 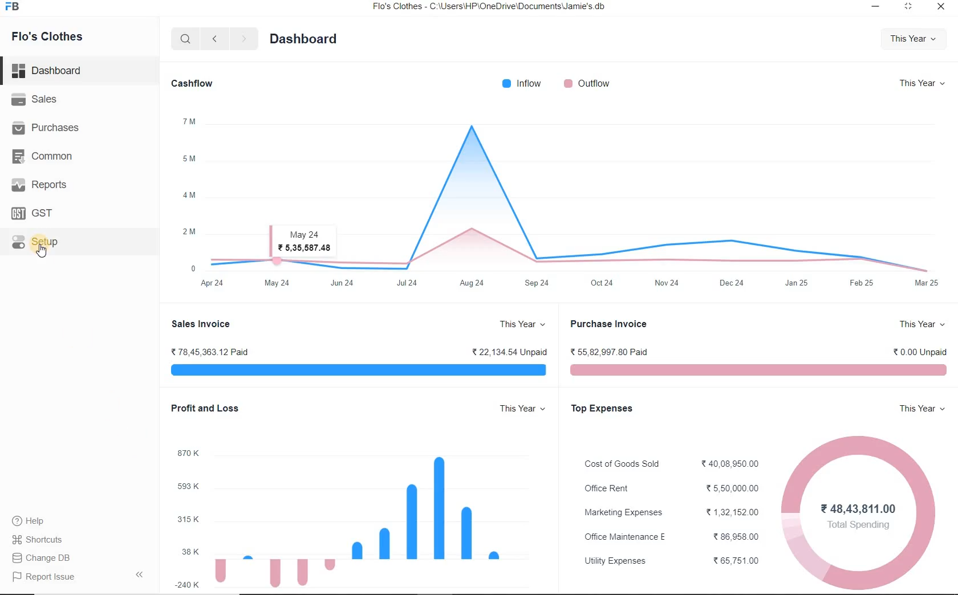 What do you see at coordinates (757, 372) in the screenshot?
I see `pink line` at bounding box center [757, 372].